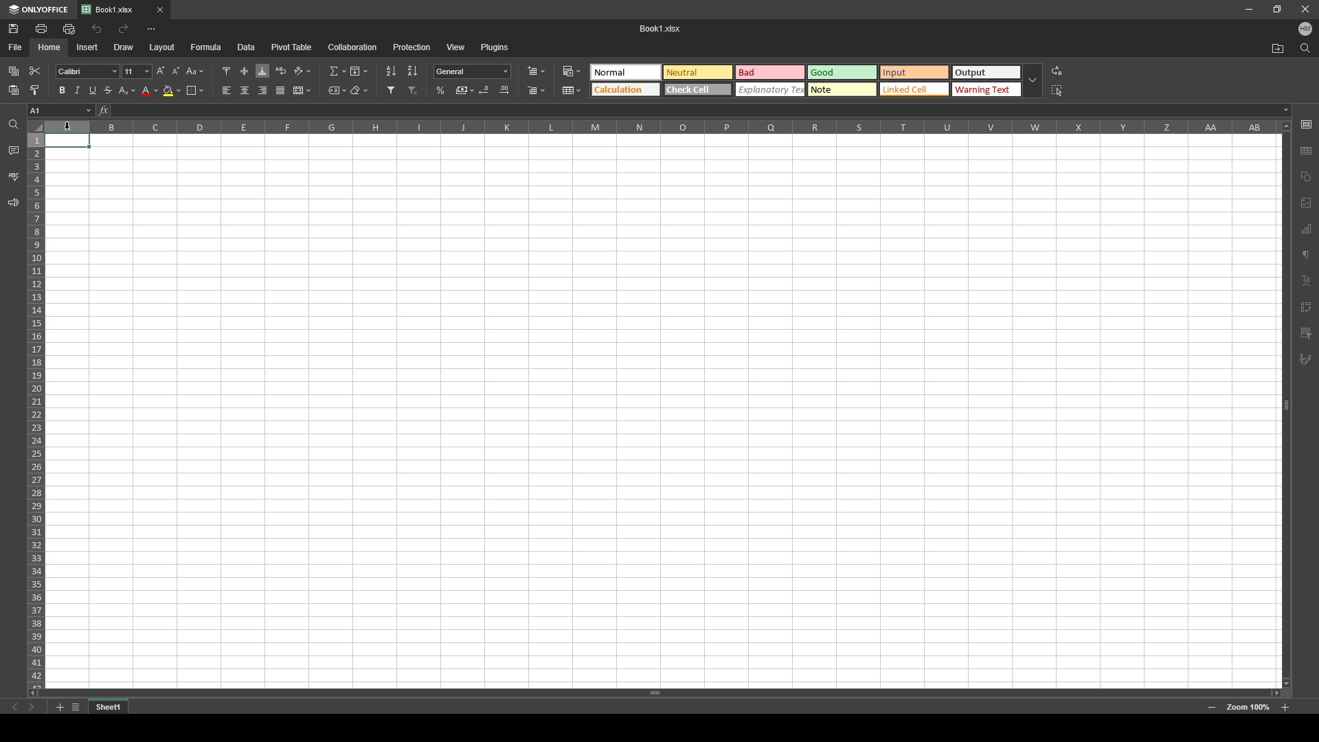 This screenshot has width=1319, height=742. What do you see at coordinates (292, 46) in the screenshot?
I see `pivot table` at bounding box center [292, 46].